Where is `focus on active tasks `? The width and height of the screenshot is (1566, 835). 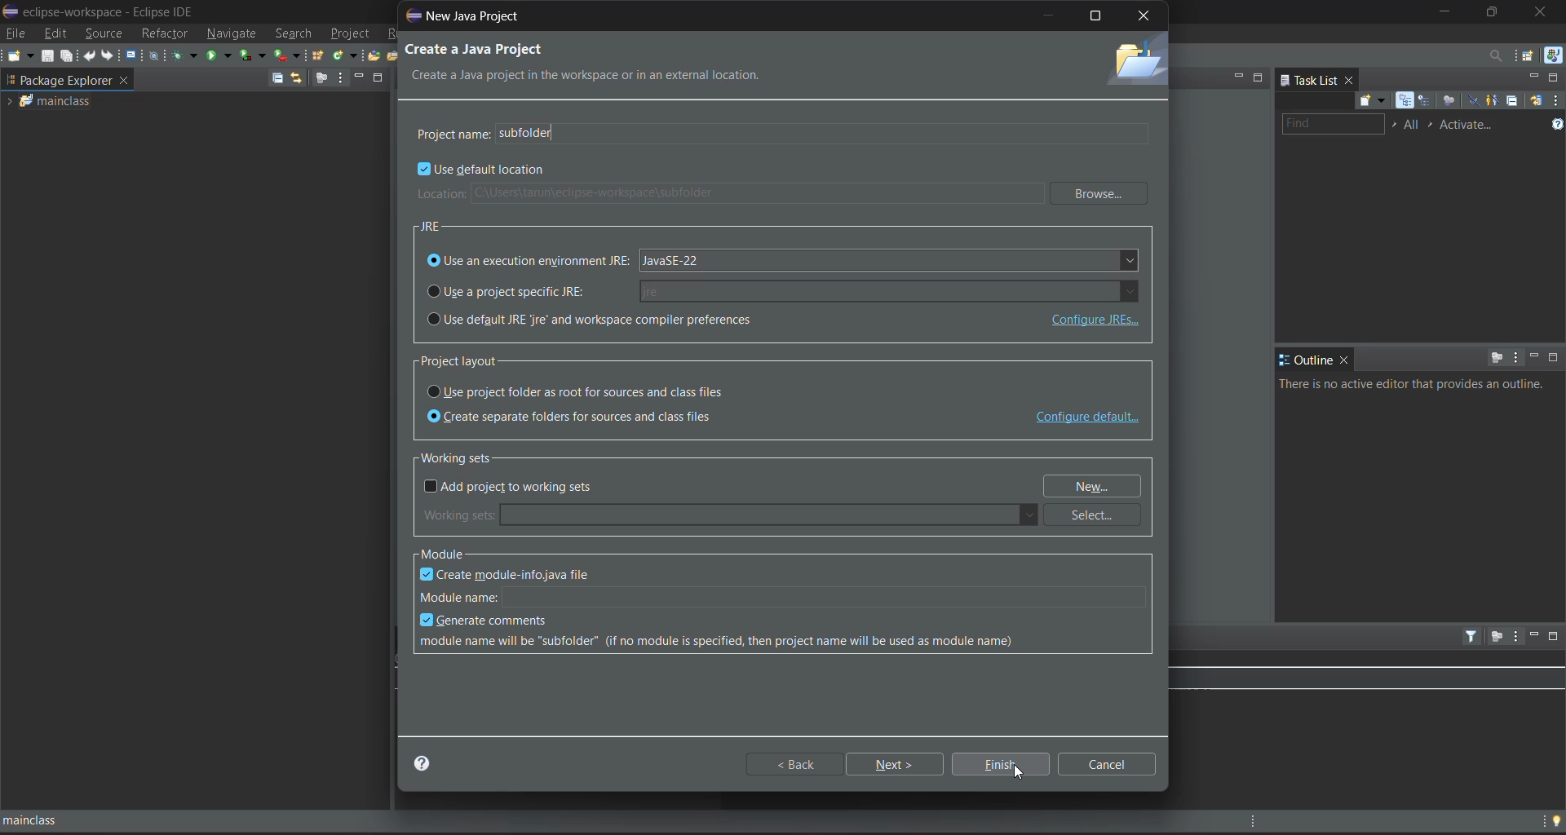
focus on active tasks  is located at coordinates (321, 78).